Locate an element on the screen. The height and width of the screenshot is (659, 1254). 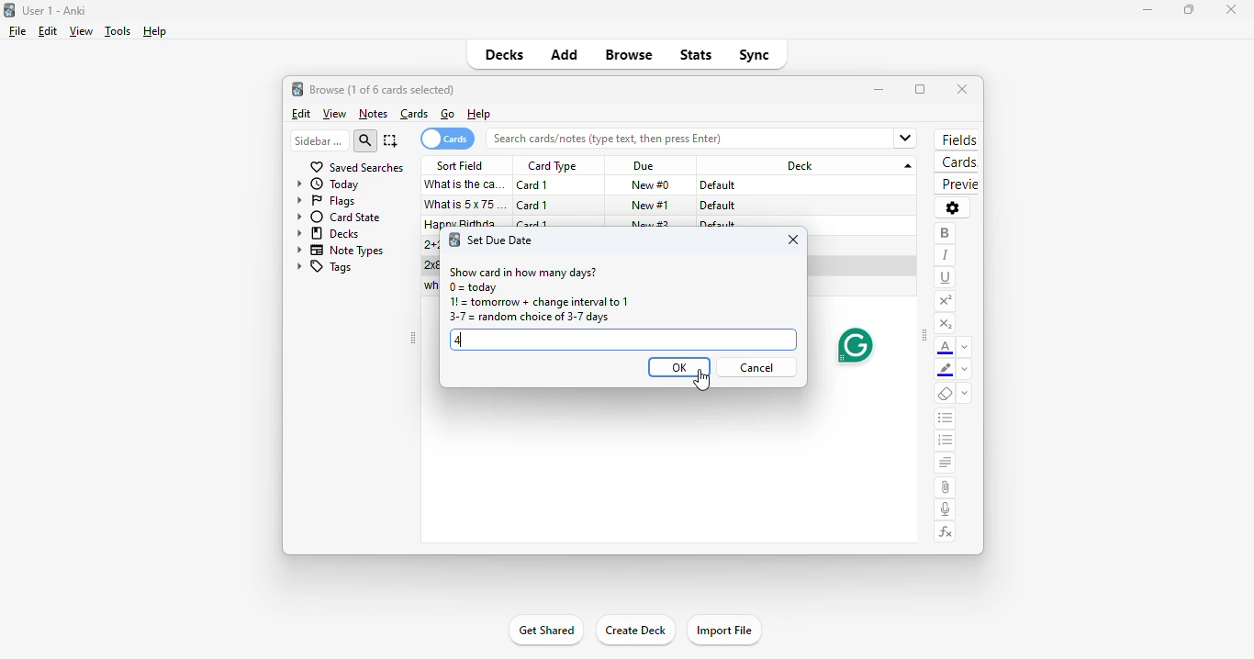
create deck is located at coordinates (635, 631).